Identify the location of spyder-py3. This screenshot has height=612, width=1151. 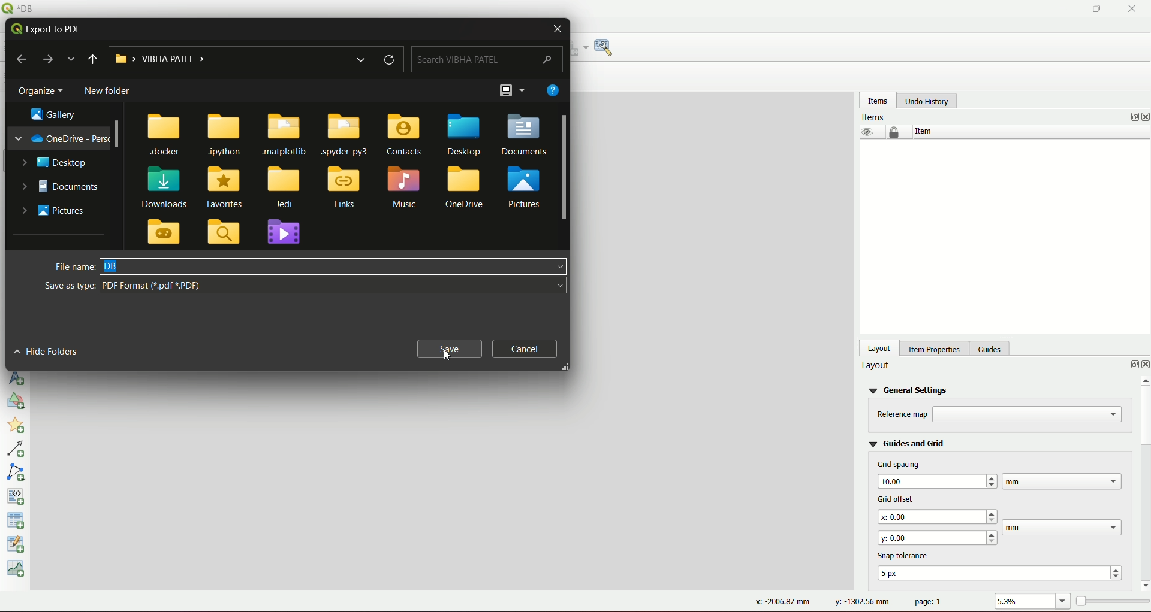
(346, 135).